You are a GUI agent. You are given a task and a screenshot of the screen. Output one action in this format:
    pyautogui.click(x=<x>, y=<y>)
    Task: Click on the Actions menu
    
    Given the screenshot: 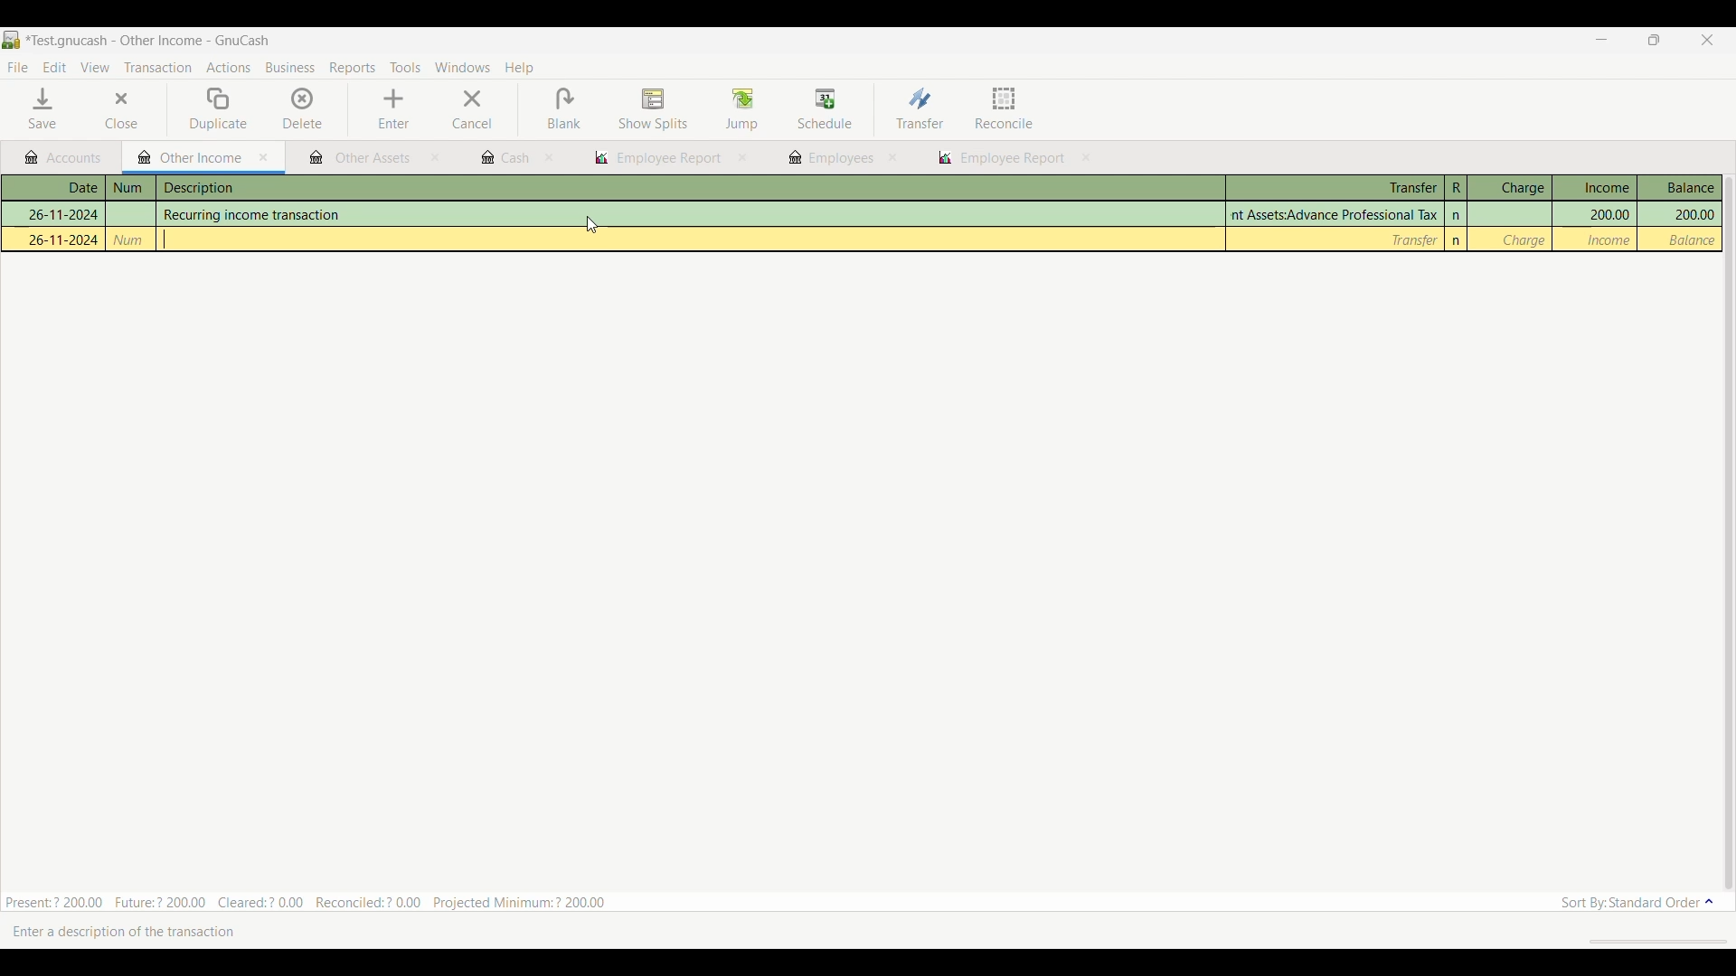 What is the action you would take?
    pyautogui.click(x=228, y=70)
    